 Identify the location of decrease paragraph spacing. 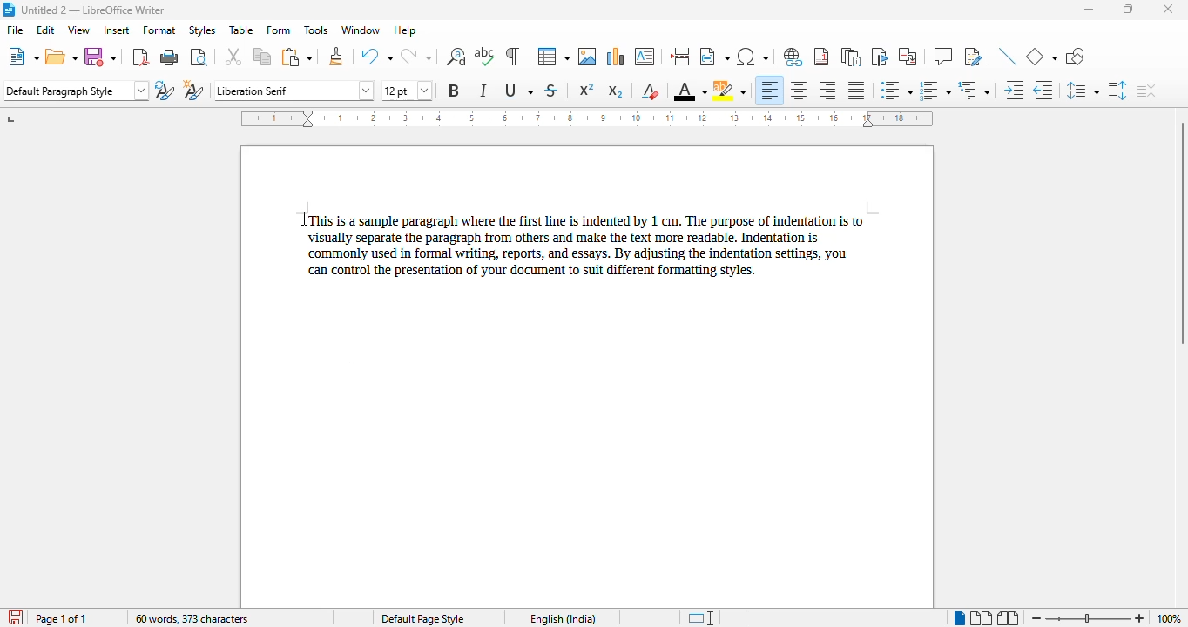
(1145, 90).